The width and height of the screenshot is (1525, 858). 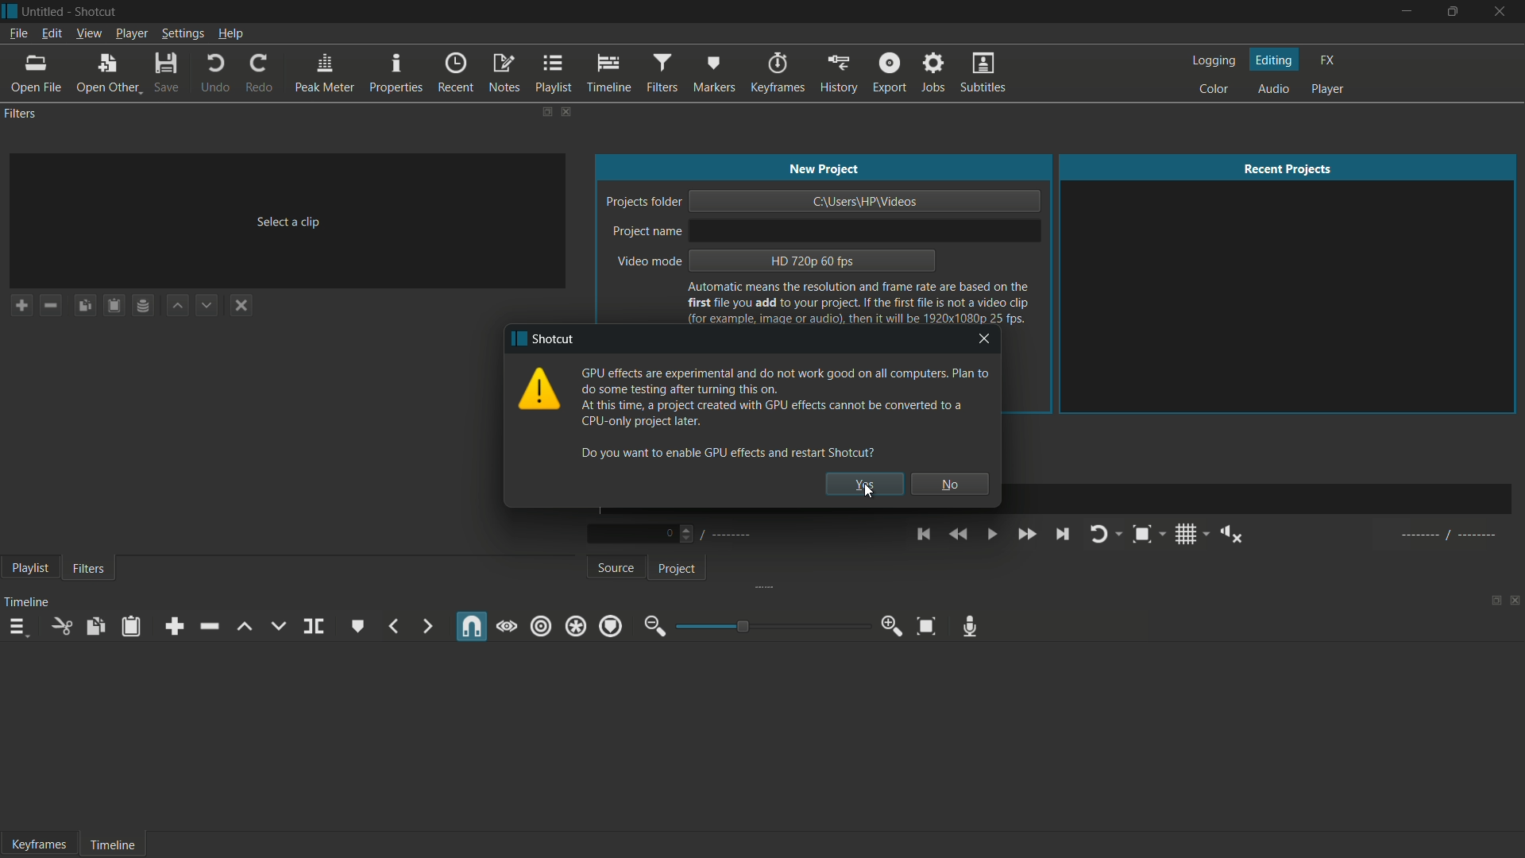 I want to click on paste, so click(x=130, y=627).